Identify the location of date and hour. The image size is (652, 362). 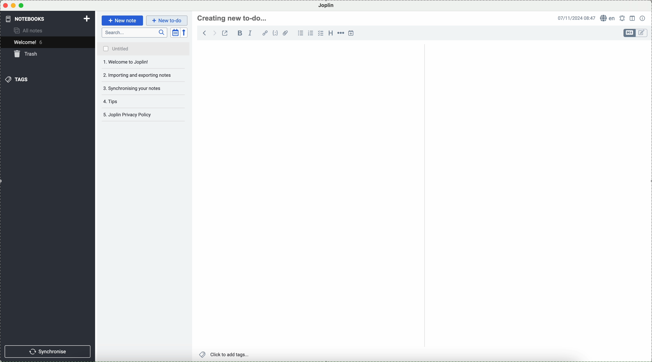
(577, 18).